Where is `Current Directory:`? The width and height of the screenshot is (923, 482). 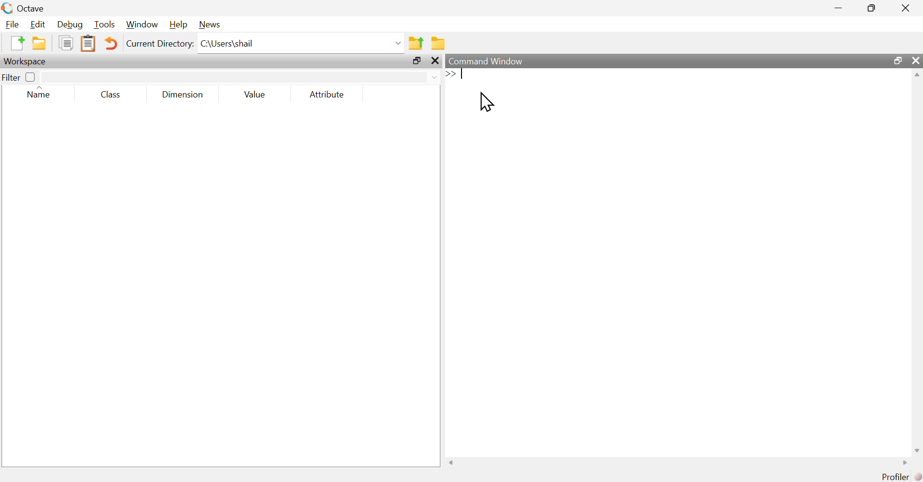 Current Directory: is located at coordinates (160, 45).